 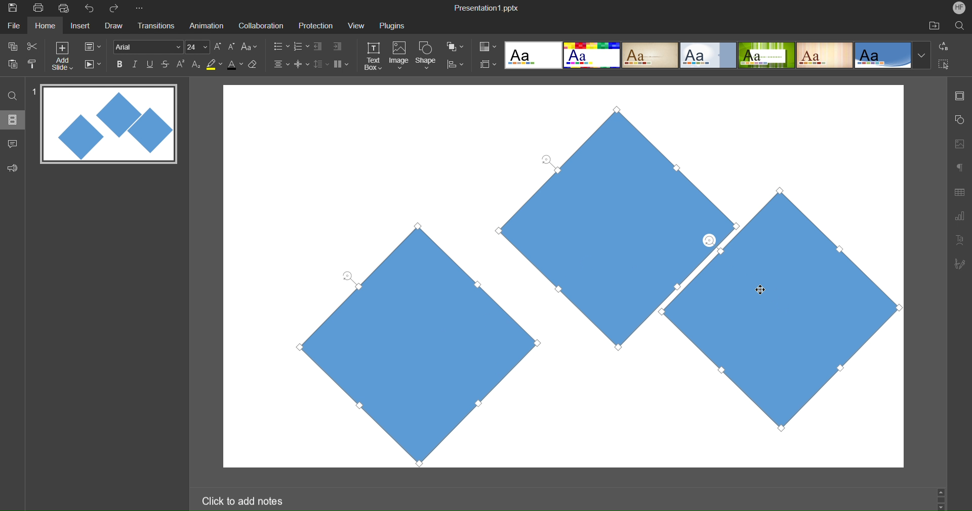 I want to click on Text Color, so click(x=235, y=64).